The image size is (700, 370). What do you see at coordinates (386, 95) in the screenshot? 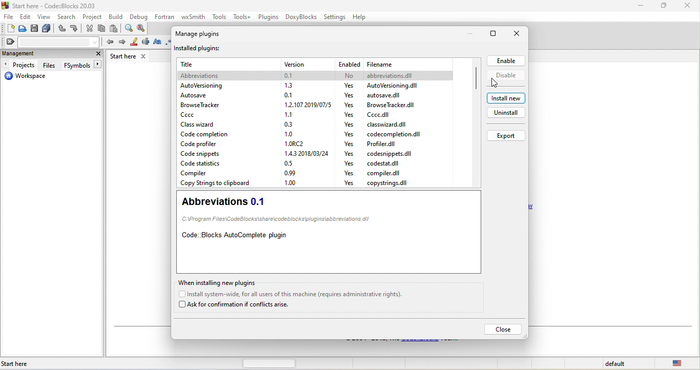
I see `file` at bounding box center [386, 95].